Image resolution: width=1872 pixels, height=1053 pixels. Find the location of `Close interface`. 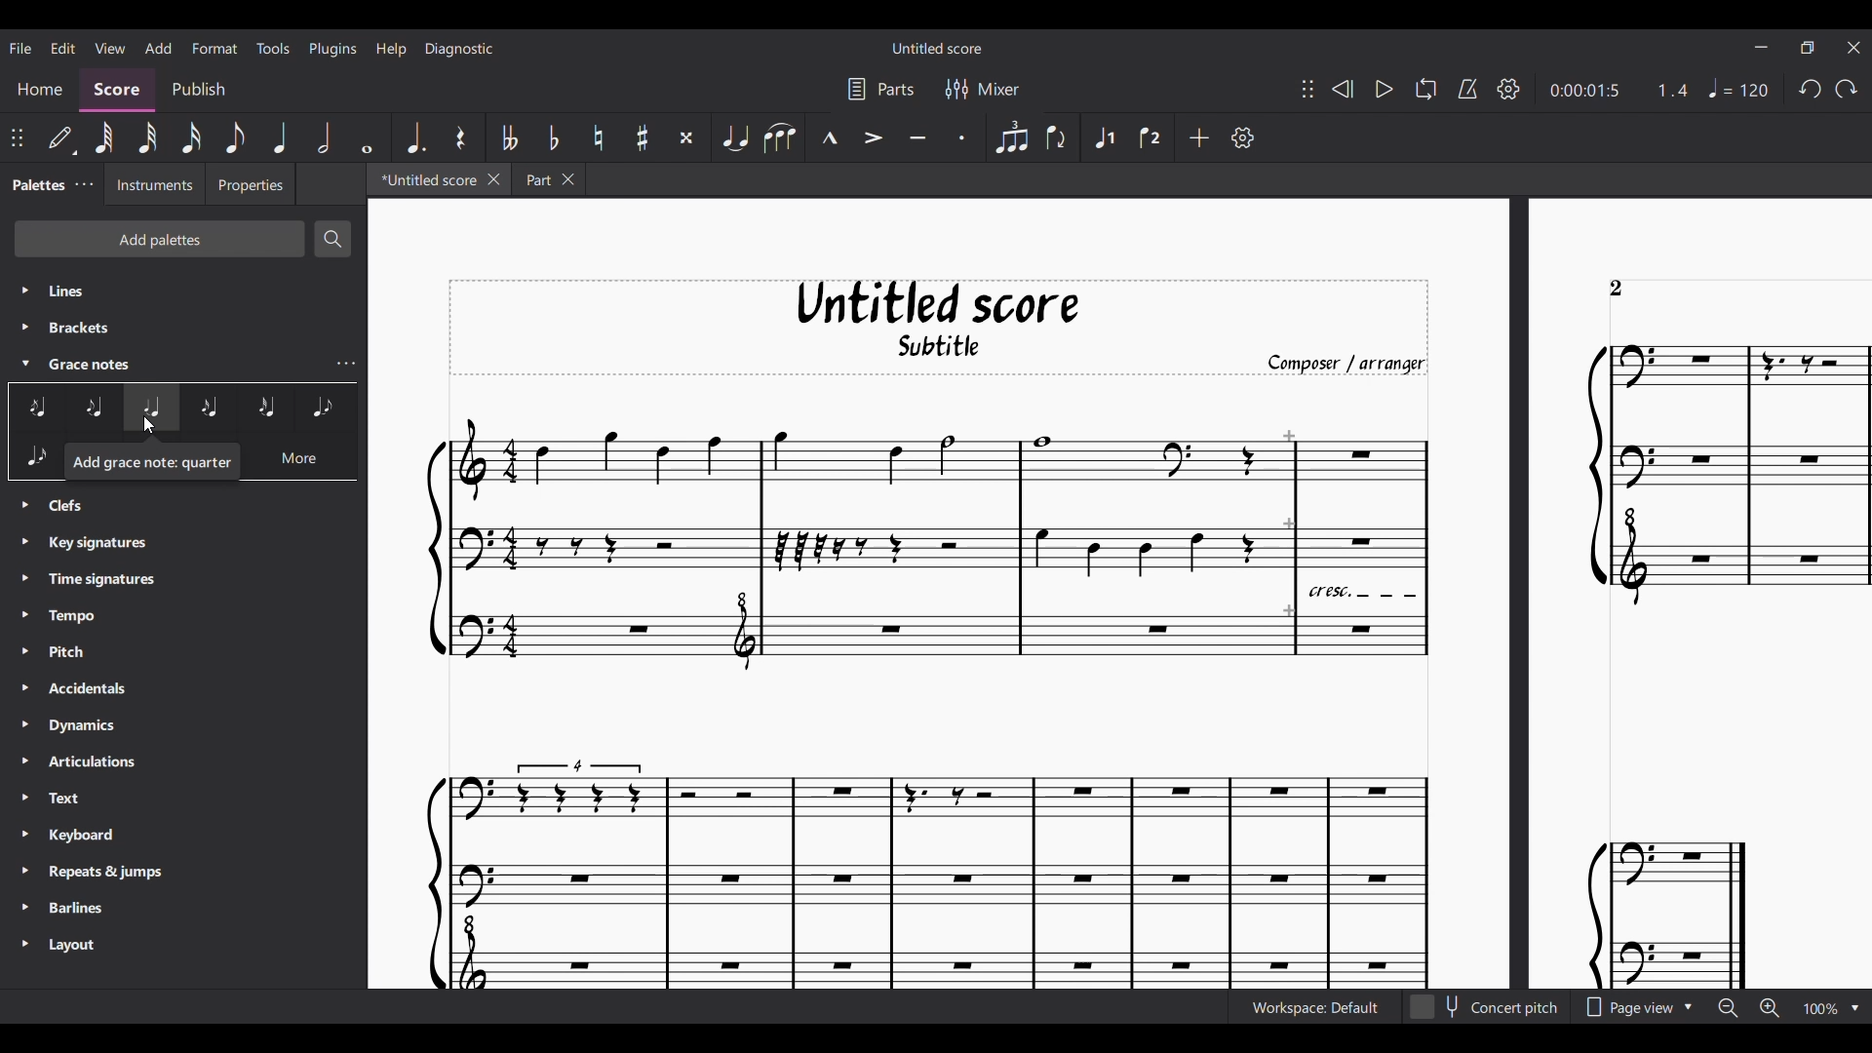

Close interface is located at coordinates (1854, 48).